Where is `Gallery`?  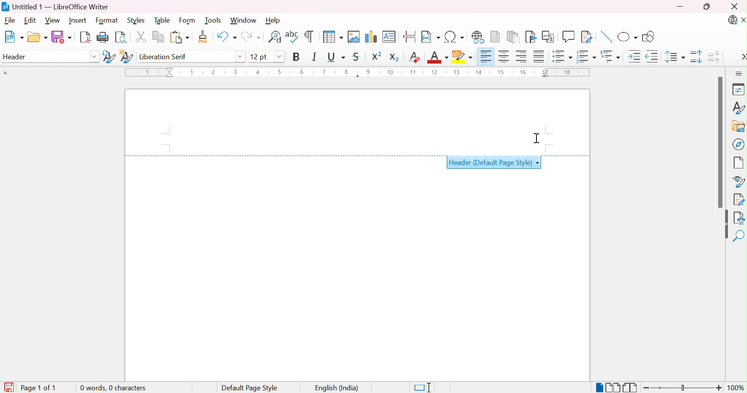 Gallery is located at coordinates (738, 127).